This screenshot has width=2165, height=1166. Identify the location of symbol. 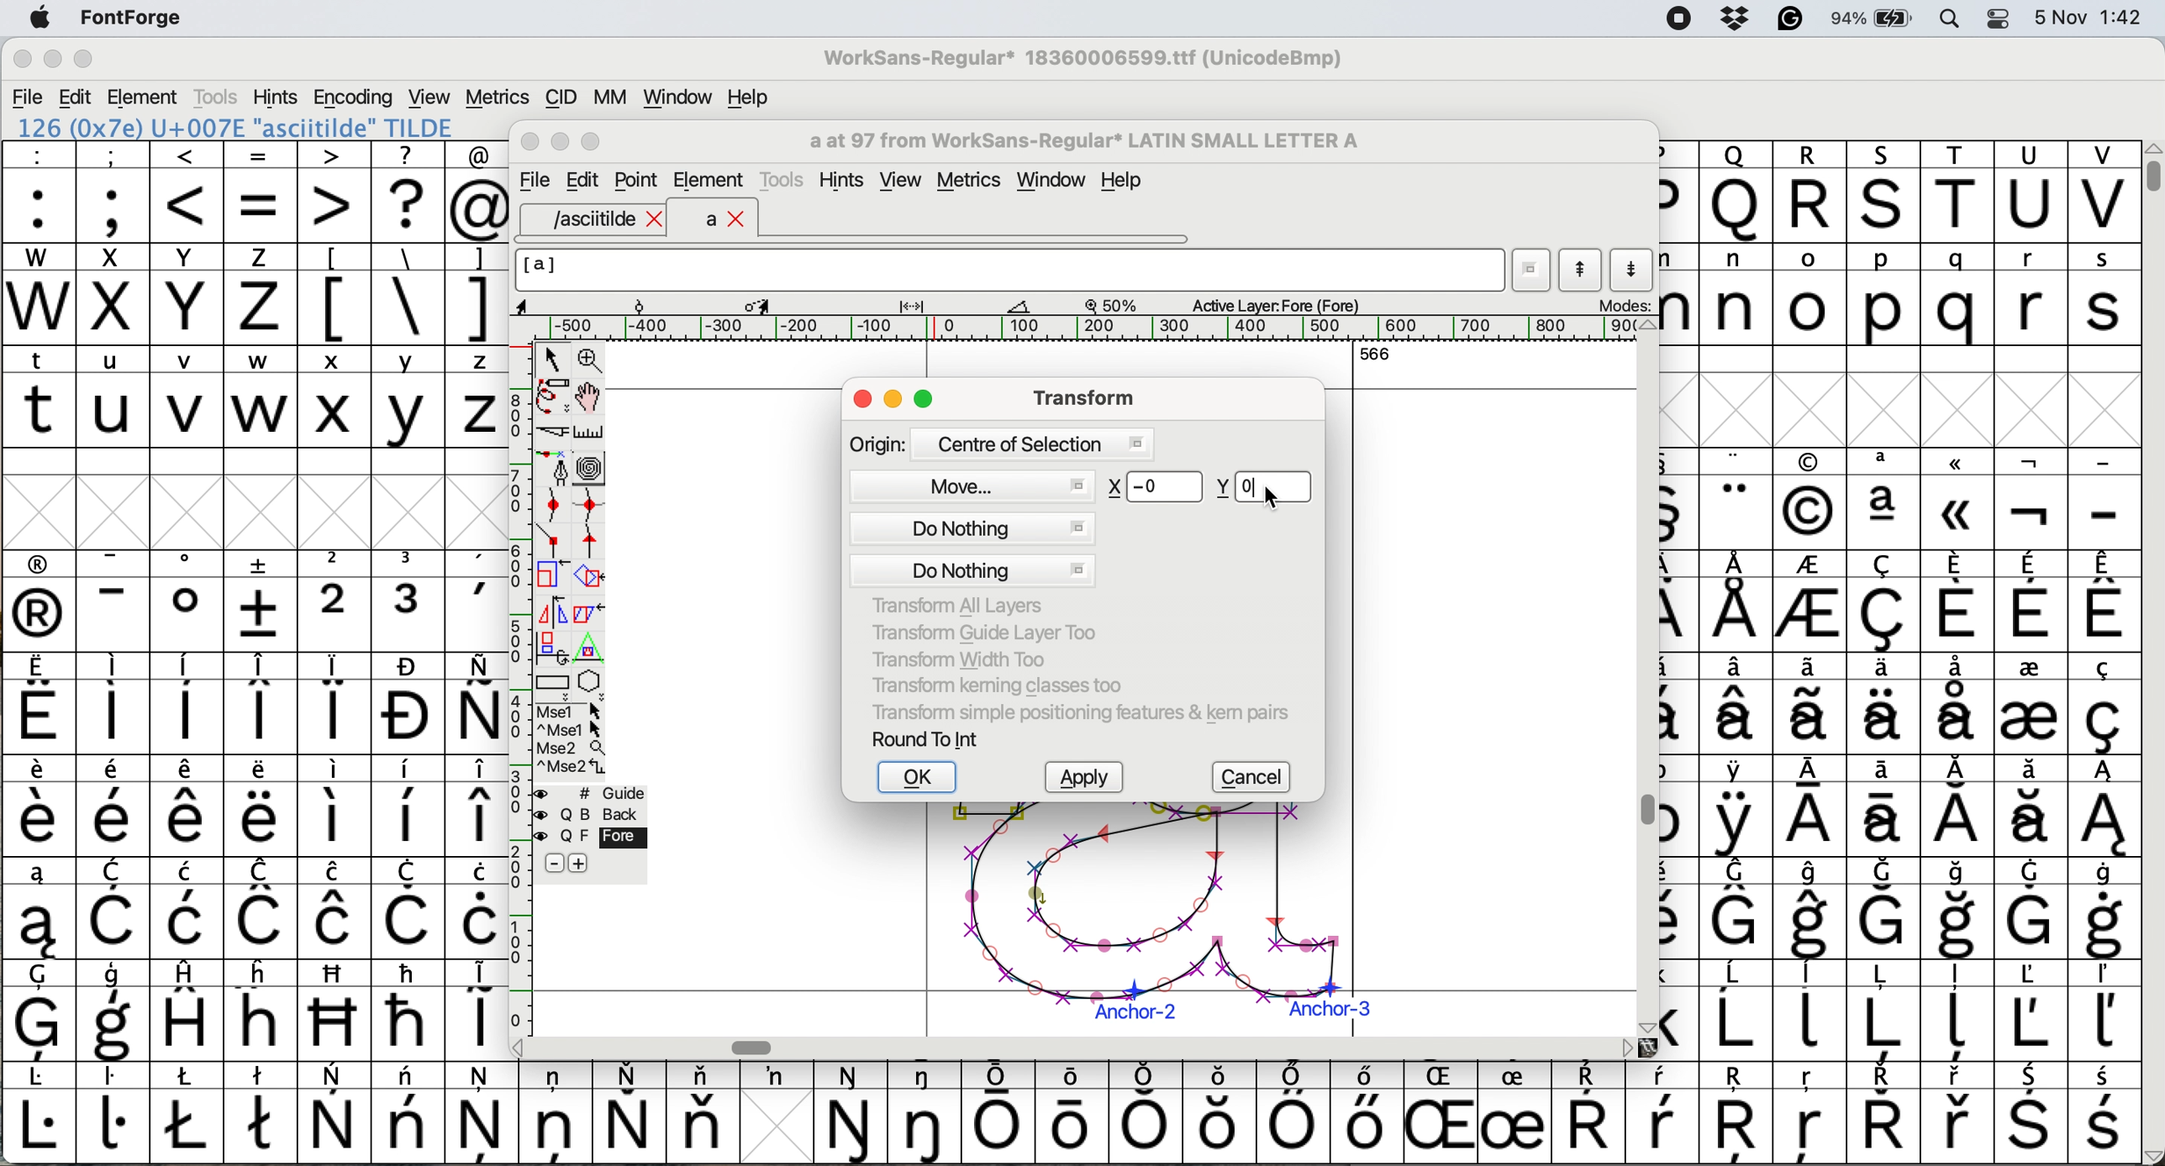
(1077, 1110).